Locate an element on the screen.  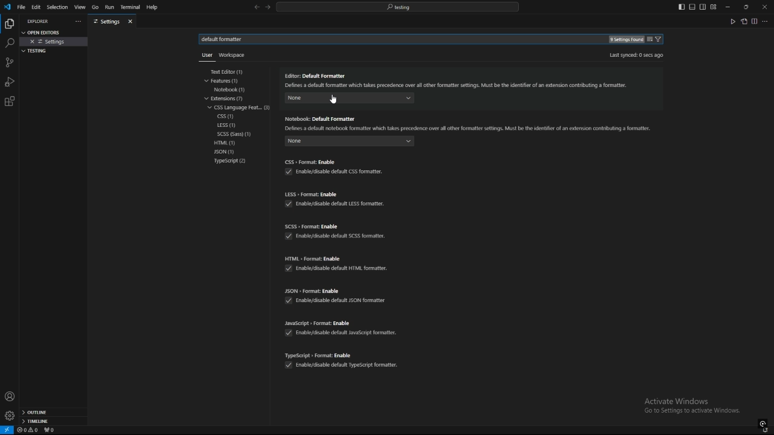
enable /disable default less formatter is located at coordinates (338, 205).